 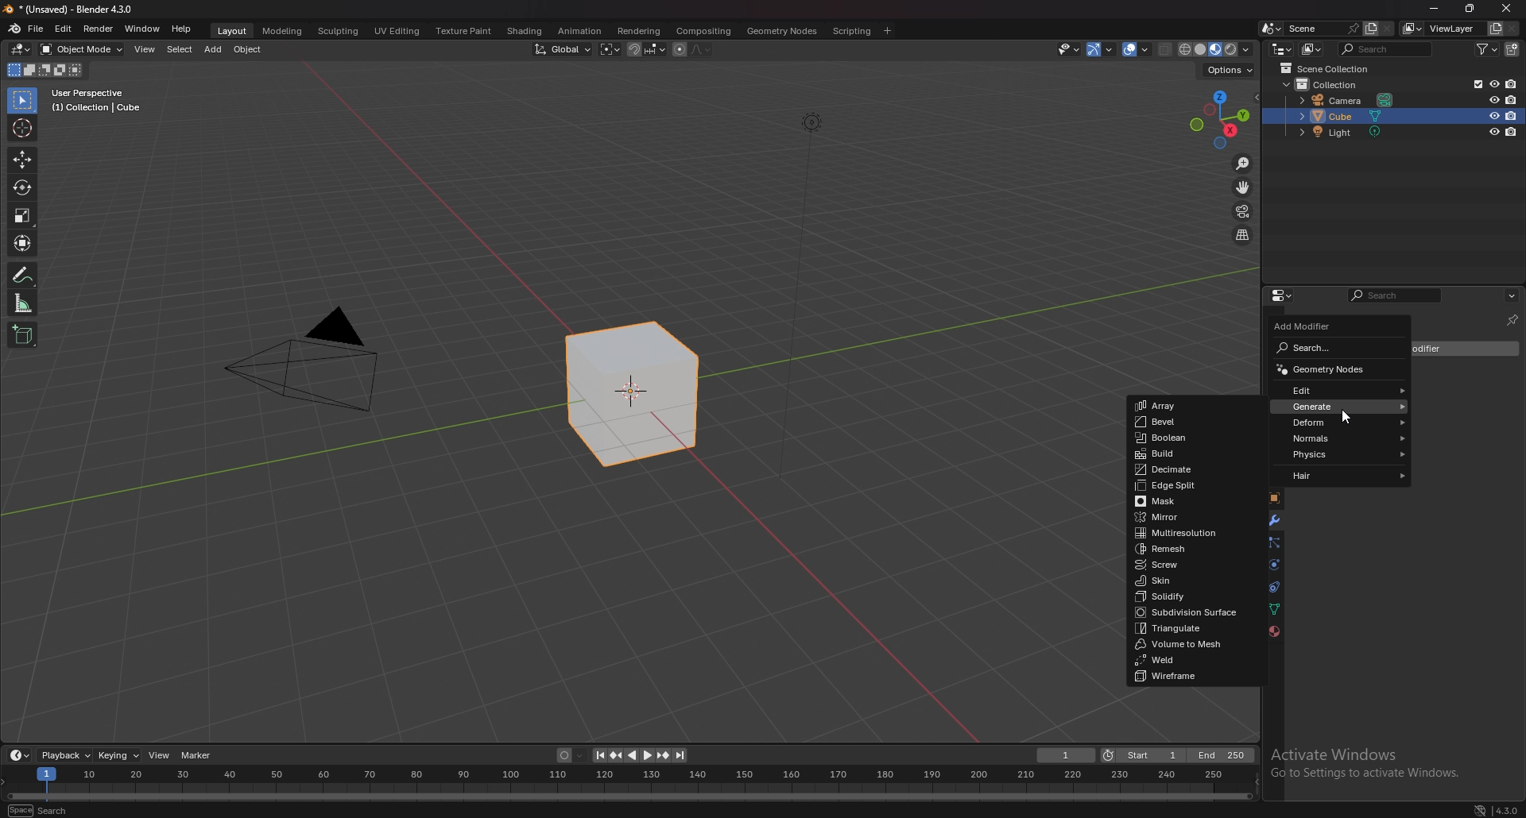 What do you see at coordinates (1195, 533) in the screenshot?
I see `multi resolution` at bounding box center [1195, 533].